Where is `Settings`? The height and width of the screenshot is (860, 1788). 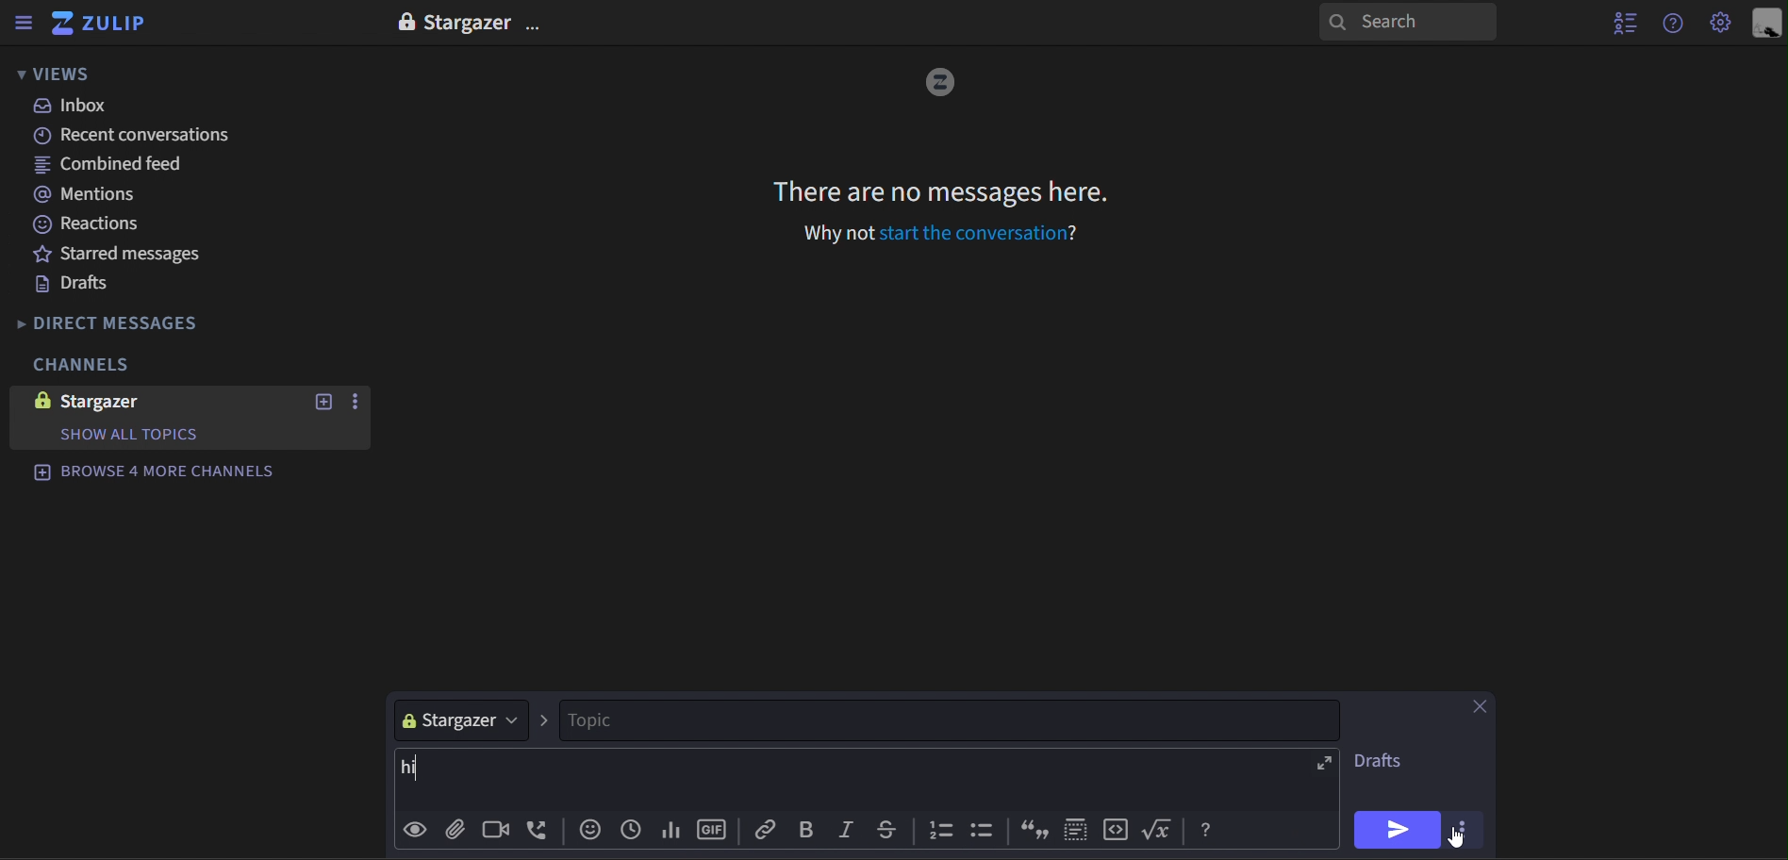 Settings is located at coordinates (1719, 24).